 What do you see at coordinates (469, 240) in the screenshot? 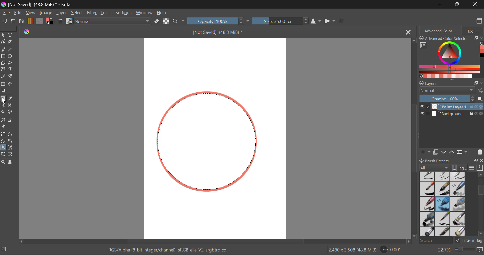
I see `Filter in Tag` at bounding box center [469, 240].